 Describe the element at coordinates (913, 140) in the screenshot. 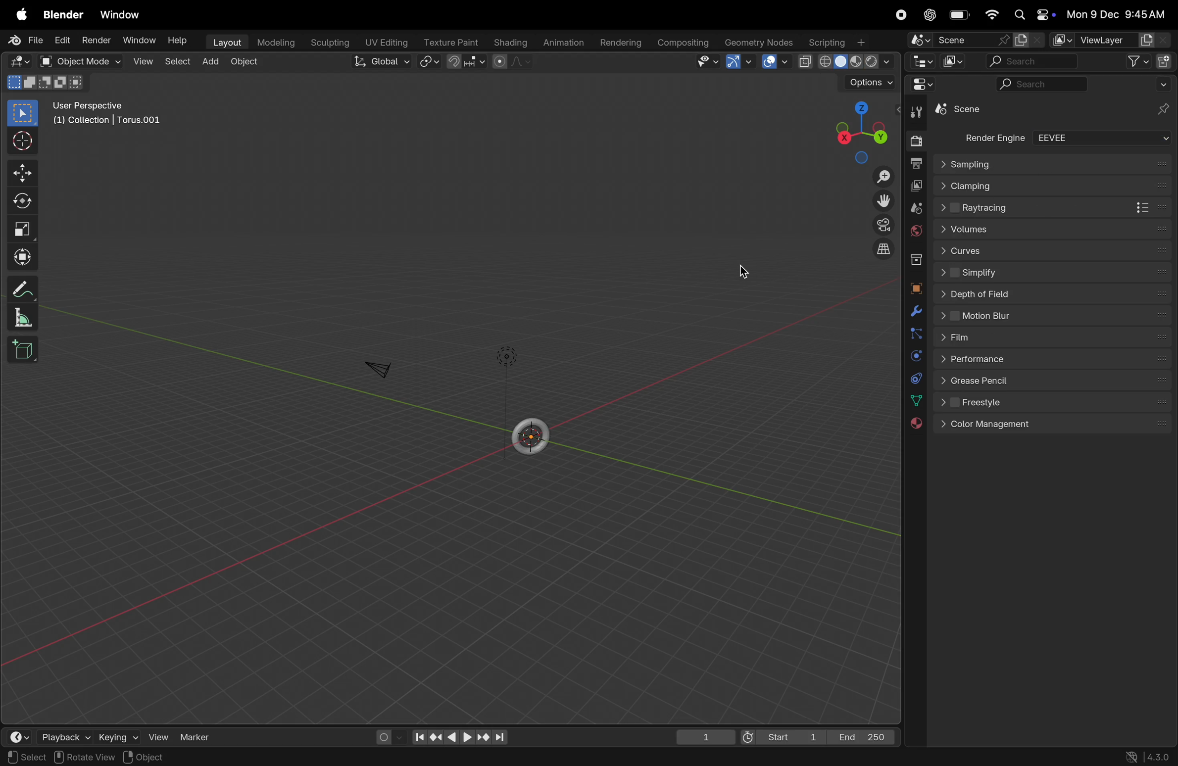

I see `render` at that location.